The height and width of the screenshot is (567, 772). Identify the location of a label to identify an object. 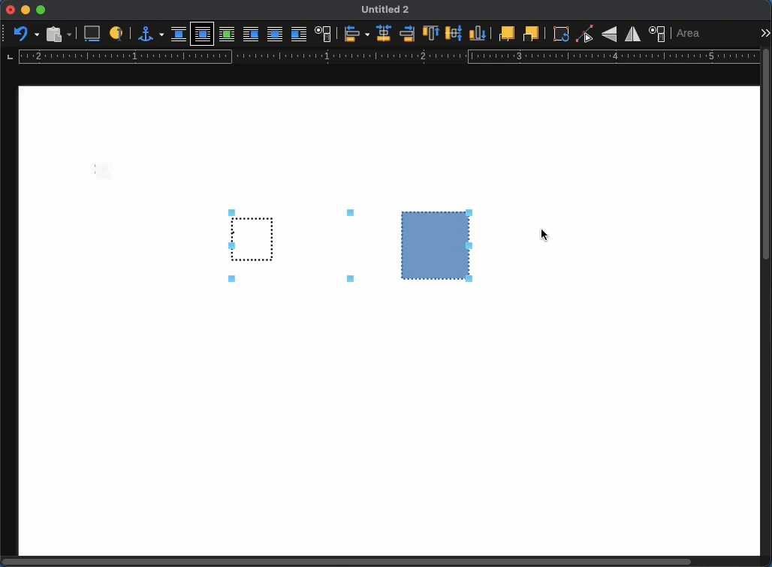
(118, 34).